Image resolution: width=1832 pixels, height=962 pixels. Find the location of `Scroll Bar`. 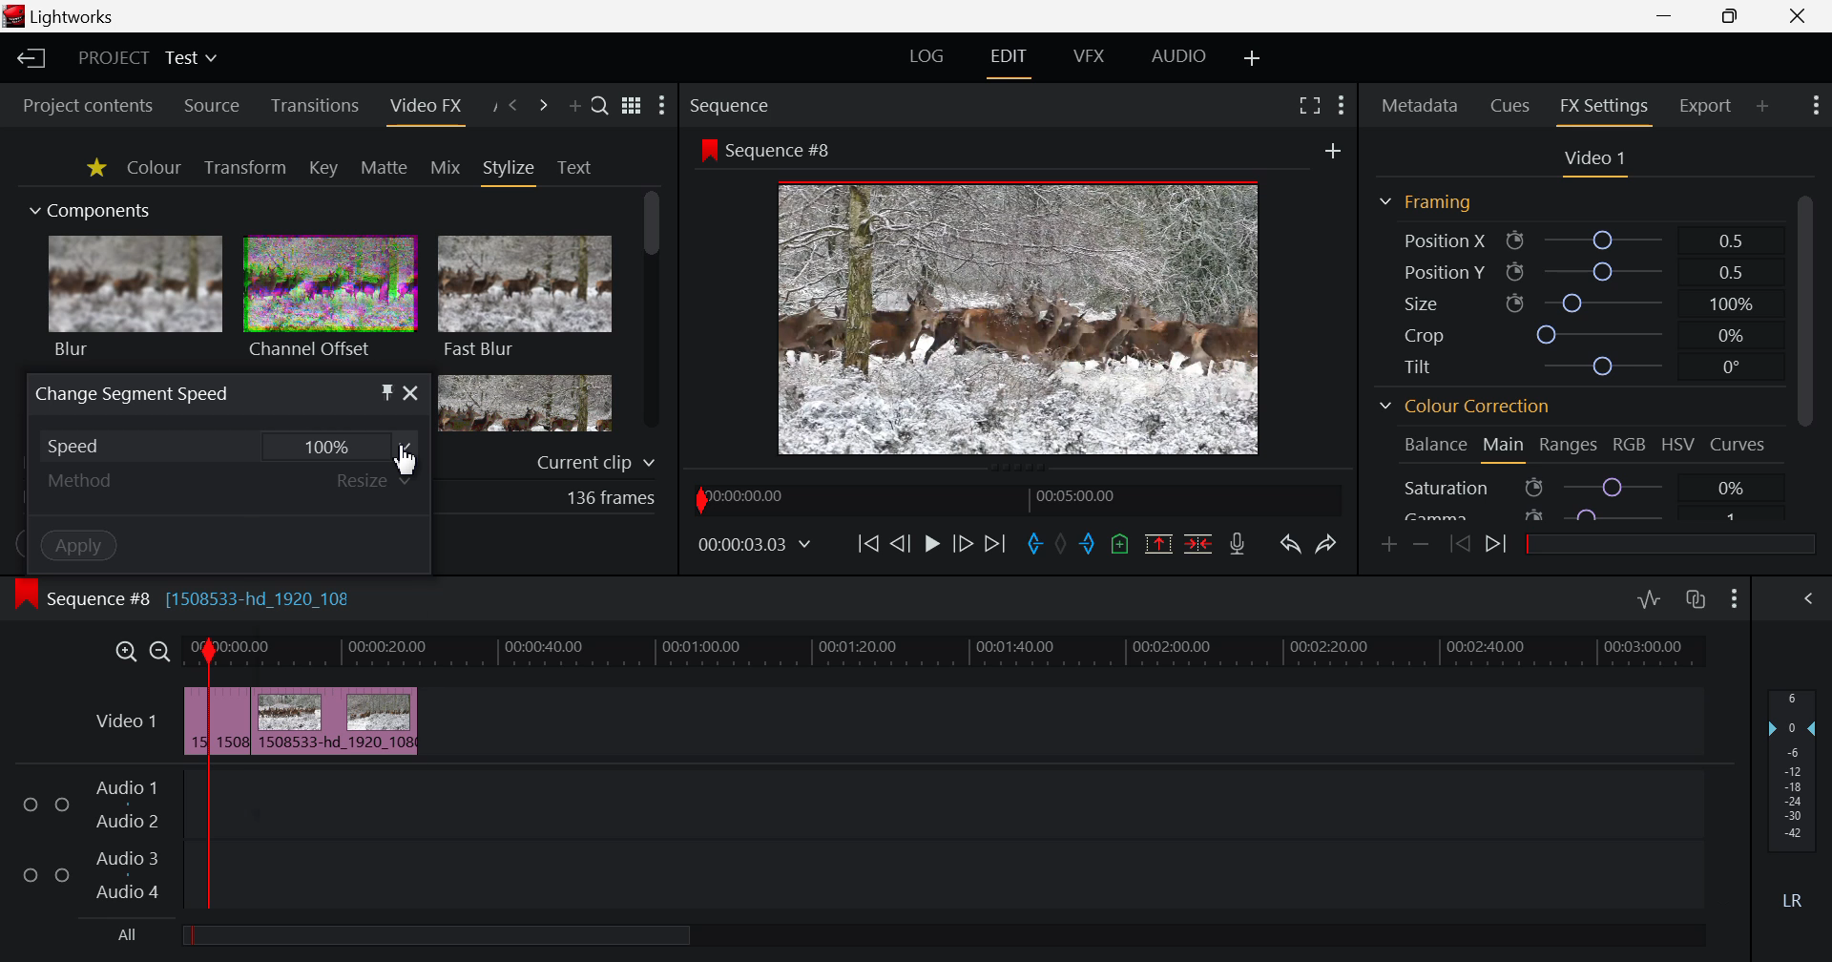

Scroll Bar is located at coordinates (1805, 352).